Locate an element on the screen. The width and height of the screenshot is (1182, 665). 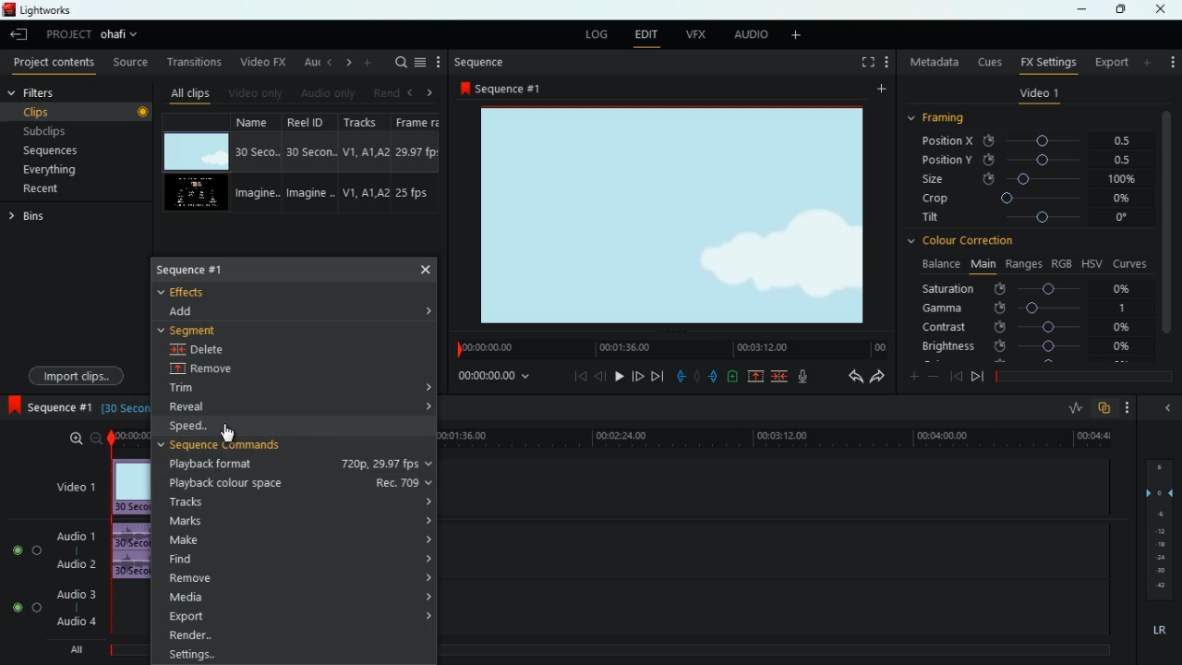
more is located at coordinates (886, 62).